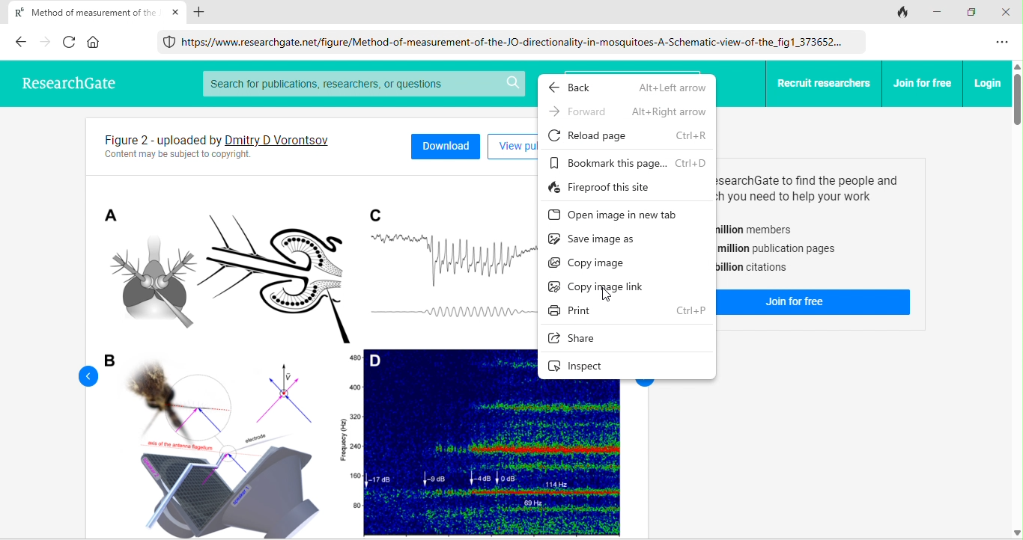  What do you see at coordinates (988, 83) in the screenshot?
I see `log in` at bounding box center [988, 83].